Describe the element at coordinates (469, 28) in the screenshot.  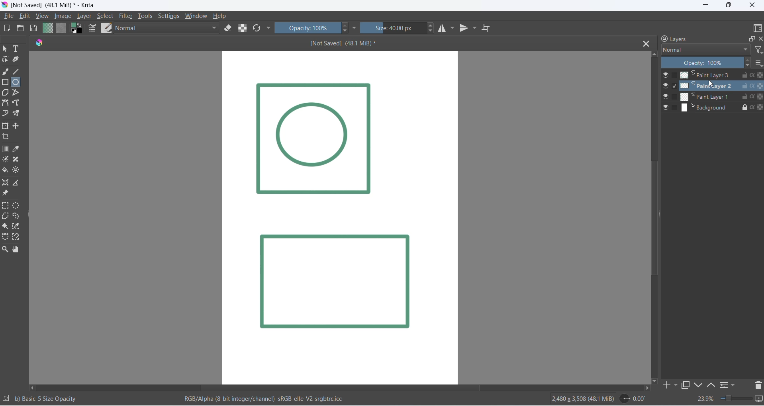
I see `vertical mirror tool` at that location.